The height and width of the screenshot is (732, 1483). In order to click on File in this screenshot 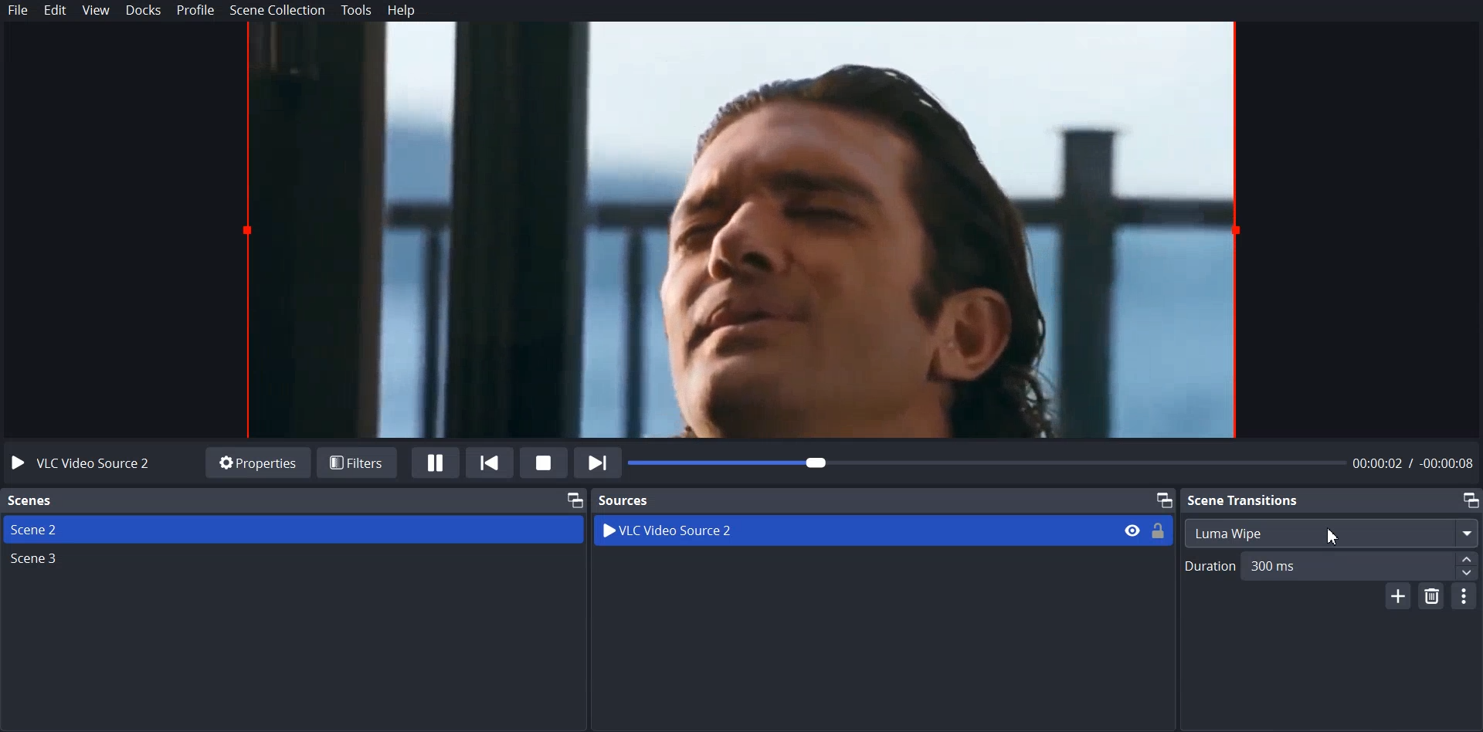, I will do `click(19, 10)`.